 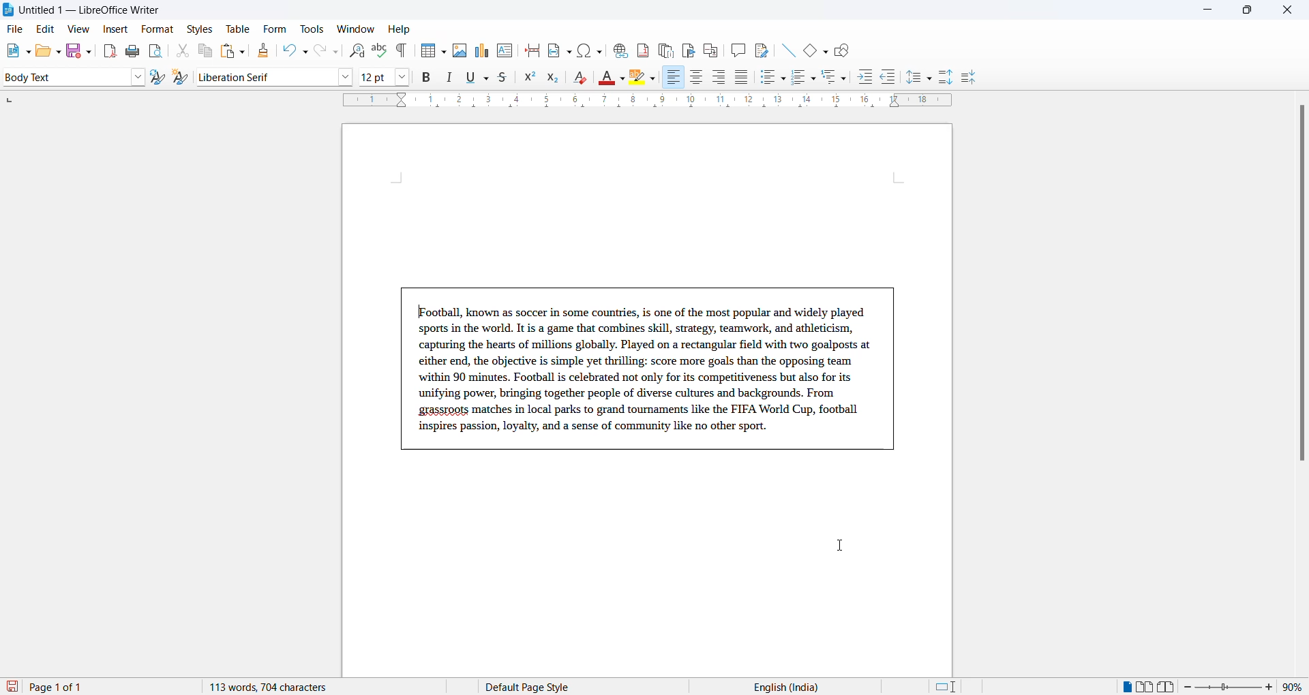 I want to click on styling dropdown button, so click(x=138, y=78).